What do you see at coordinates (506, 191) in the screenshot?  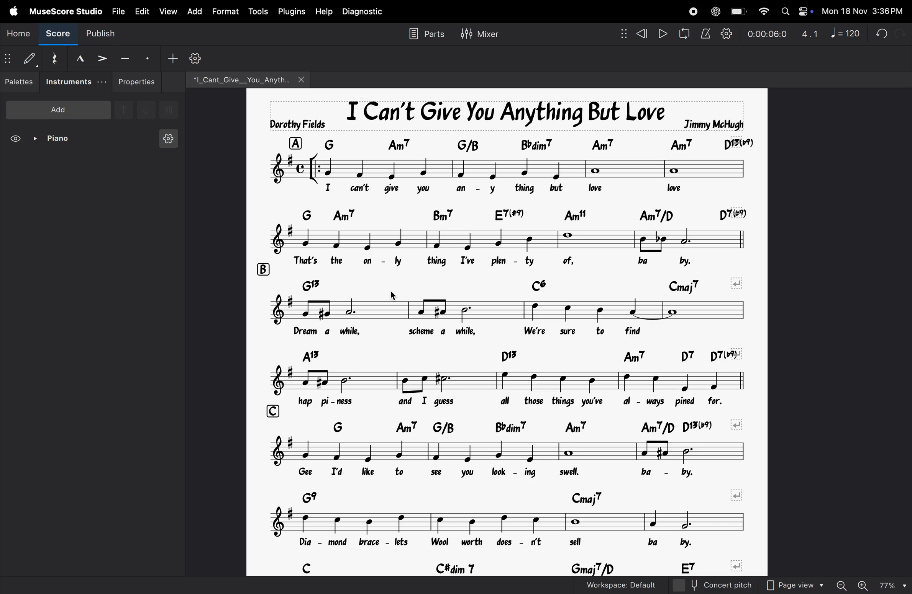 I see `lyrics` at bounding box center [506, 191].